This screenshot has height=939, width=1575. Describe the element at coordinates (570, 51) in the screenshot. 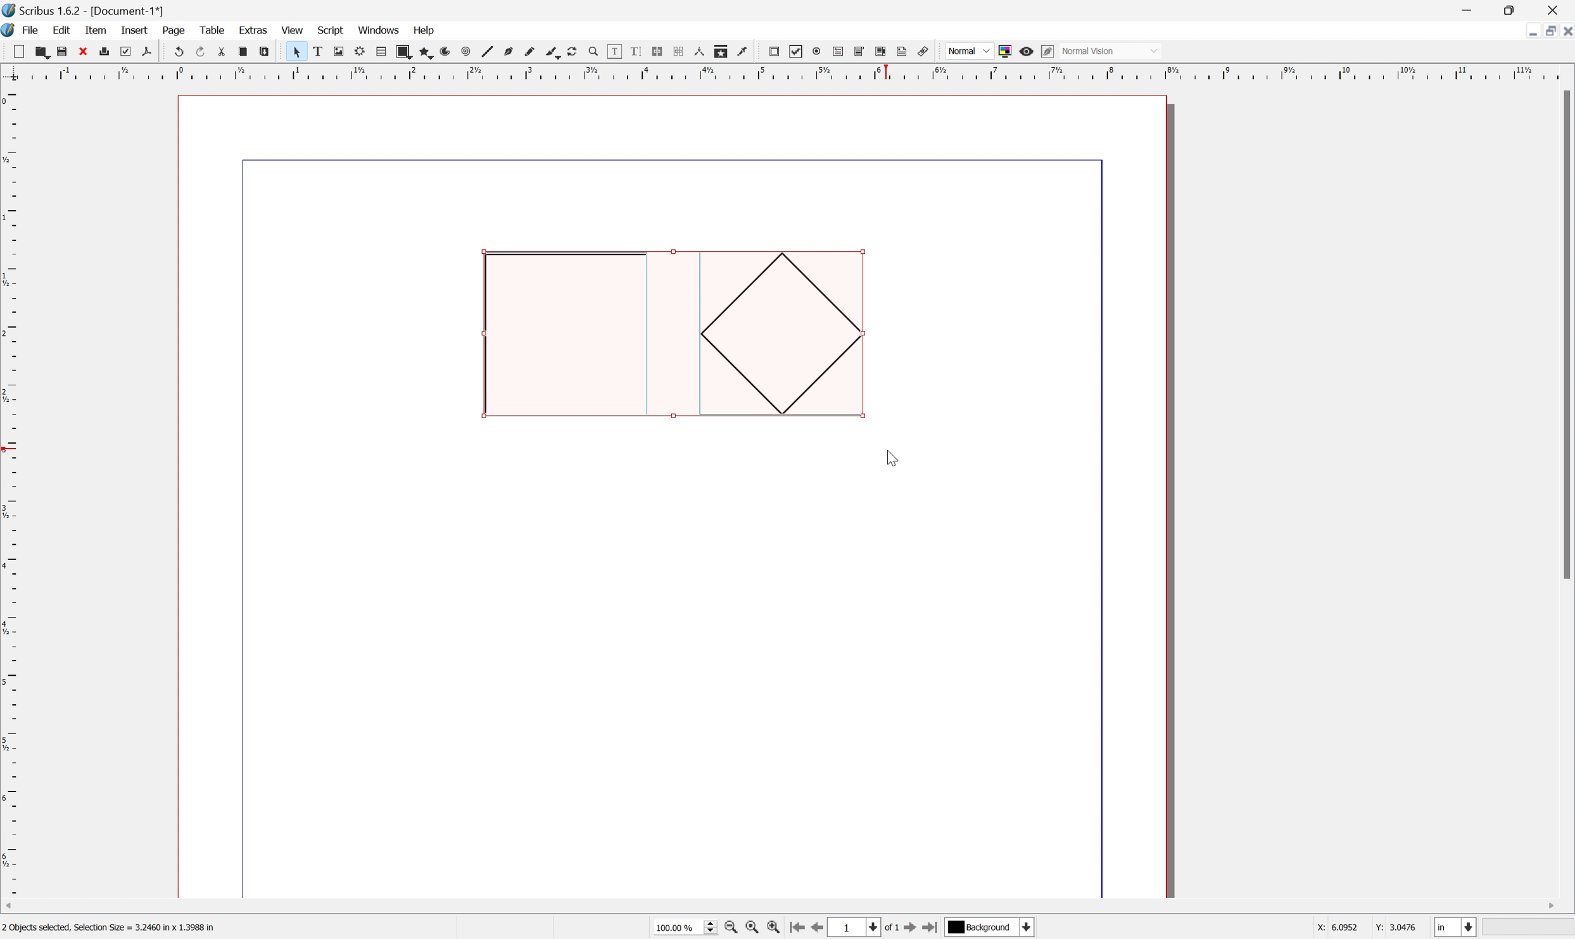

I see `rotate item` at that location.